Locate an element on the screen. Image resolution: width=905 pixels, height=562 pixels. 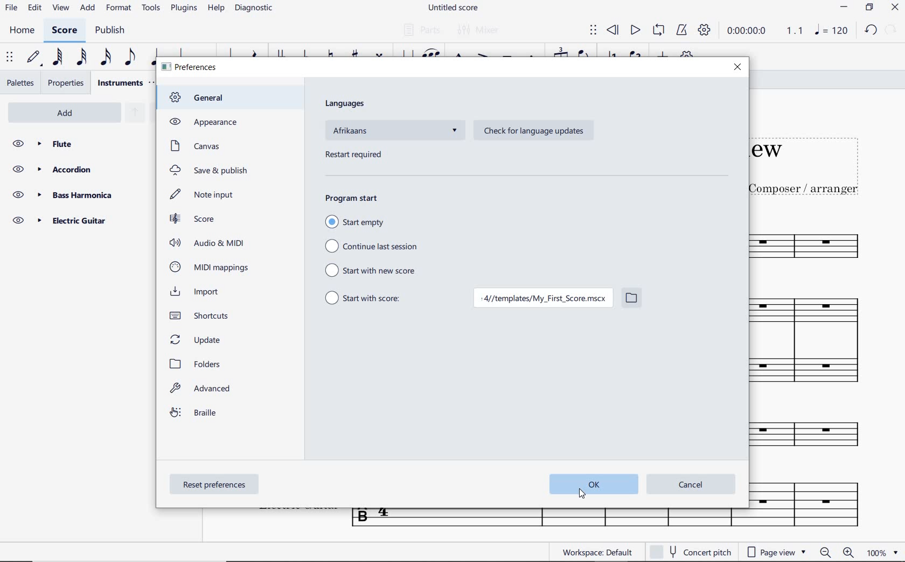
select to move is located at coordinates (11, 58).